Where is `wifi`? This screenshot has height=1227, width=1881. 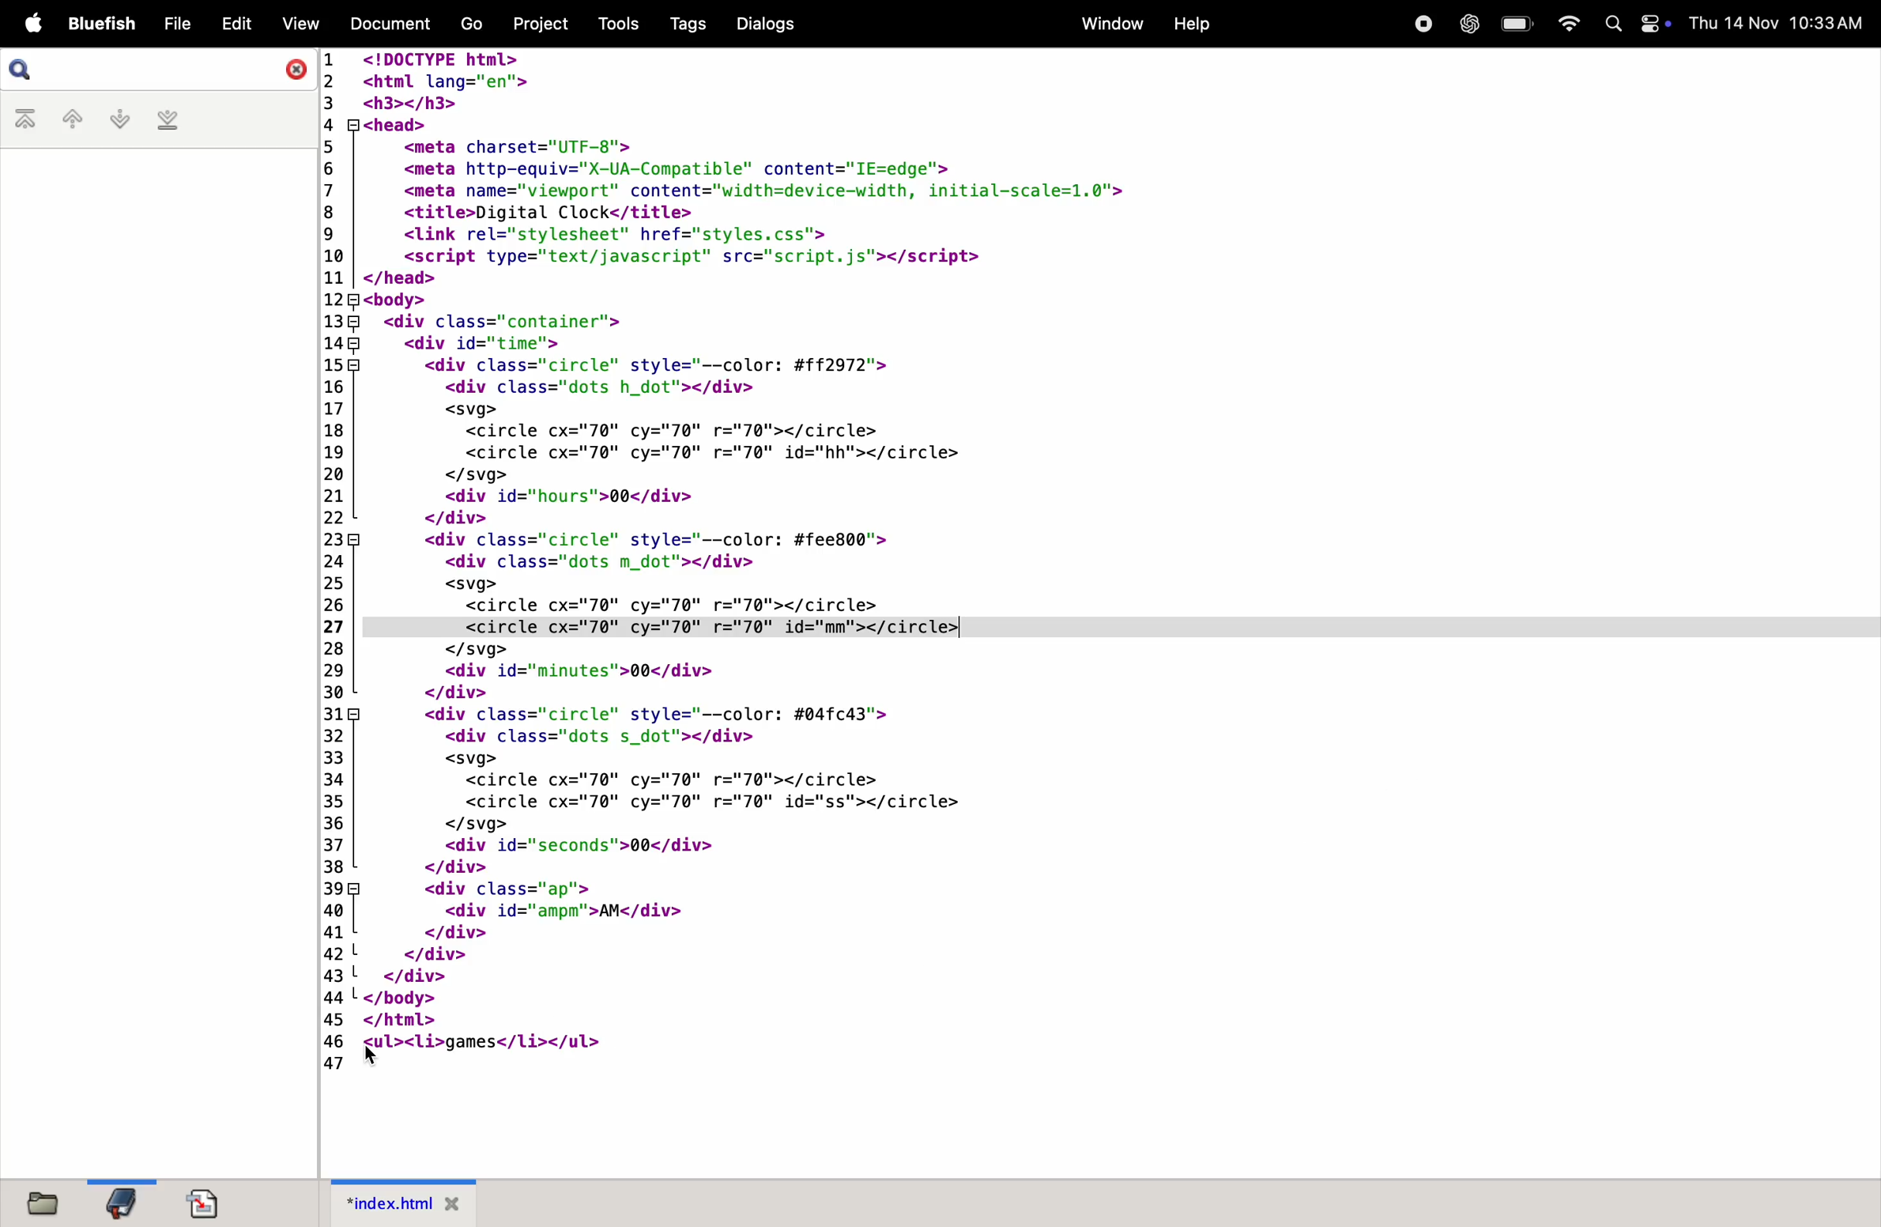
wifi is located at coordinates (1566, 22).